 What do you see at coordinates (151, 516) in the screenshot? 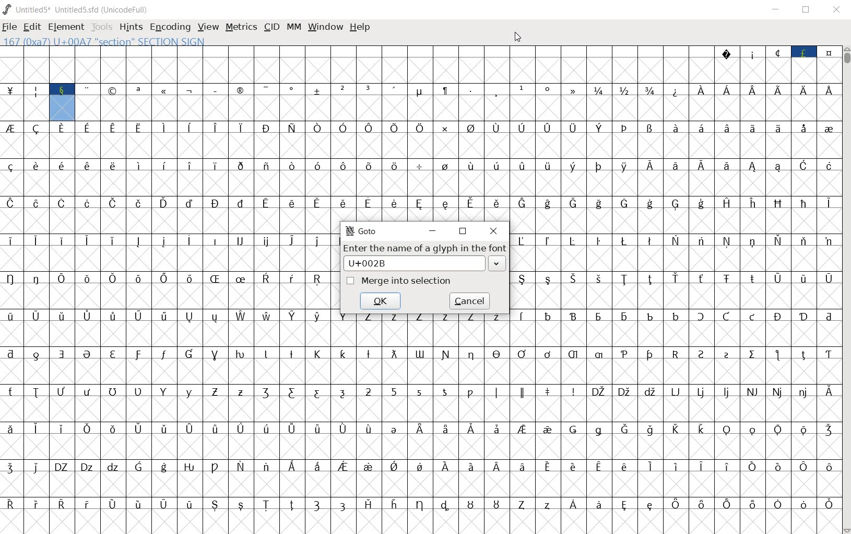
I see `Latin extended characters` at bounding box center [151, 516].